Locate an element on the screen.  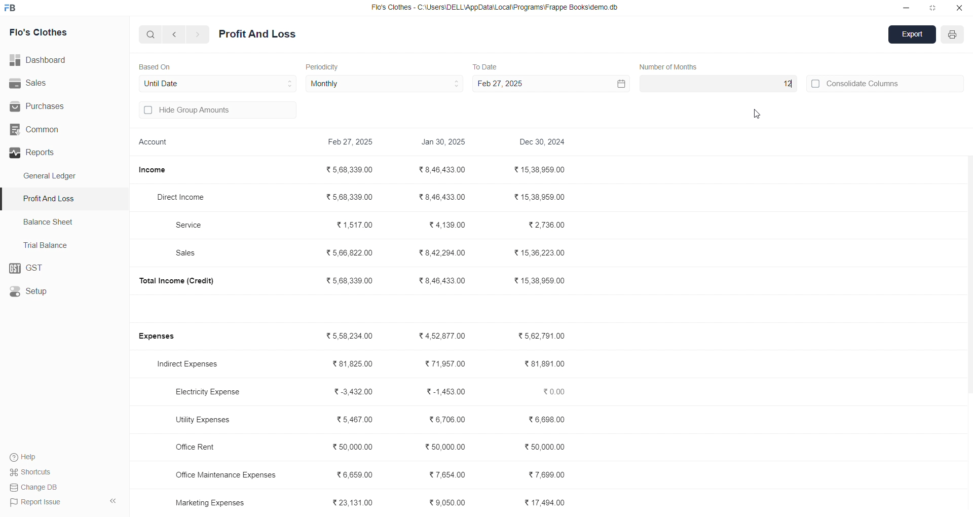
Report Issue is located at coordinates (36, 501).